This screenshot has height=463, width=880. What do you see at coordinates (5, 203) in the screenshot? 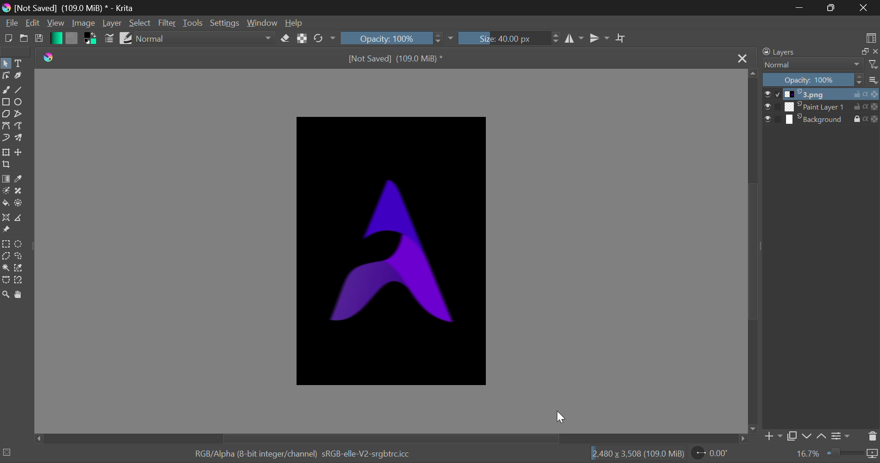
I see `Fill` at bounding box center [5, 203].